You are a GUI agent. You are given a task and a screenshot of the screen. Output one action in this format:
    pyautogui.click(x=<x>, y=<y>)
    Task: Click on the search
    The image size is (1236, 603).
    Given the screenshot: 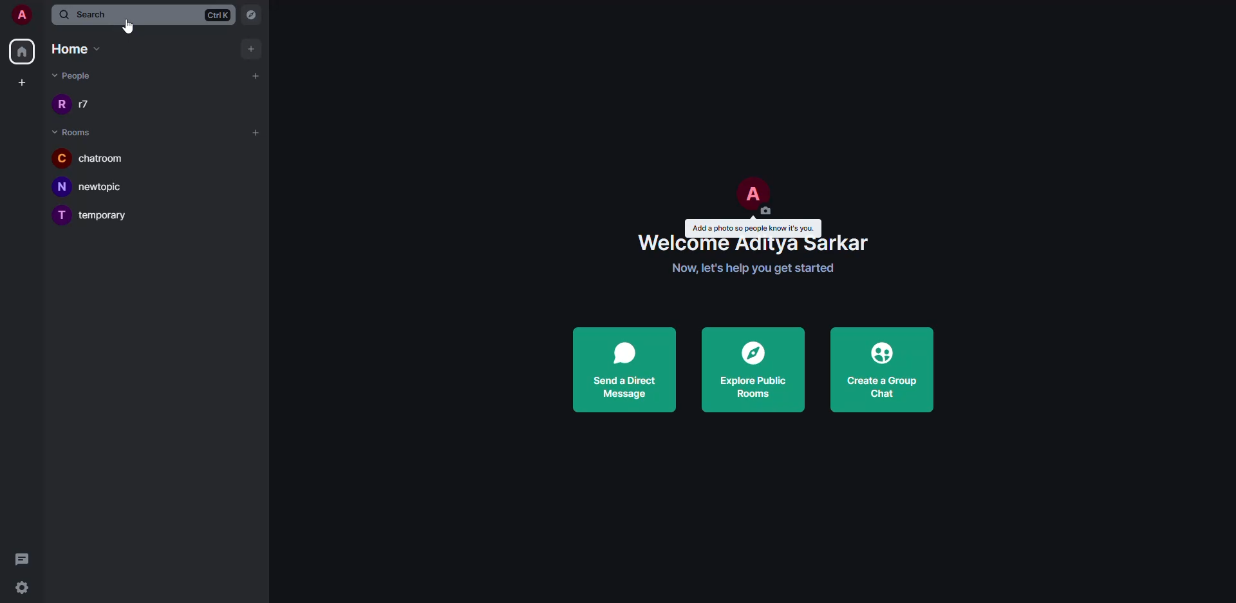 What is the action you would take?
    pyautogui.click(x=88, y=14)
    